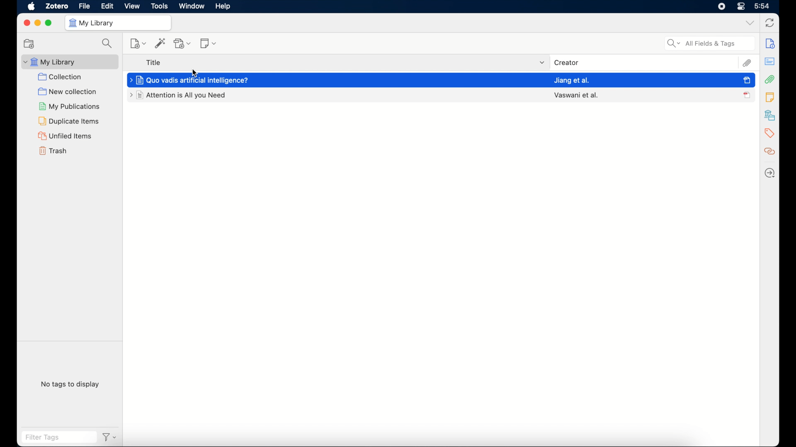 The width and height of the screenshot is (796, 447). I want to click on created name, so click(575, 95).